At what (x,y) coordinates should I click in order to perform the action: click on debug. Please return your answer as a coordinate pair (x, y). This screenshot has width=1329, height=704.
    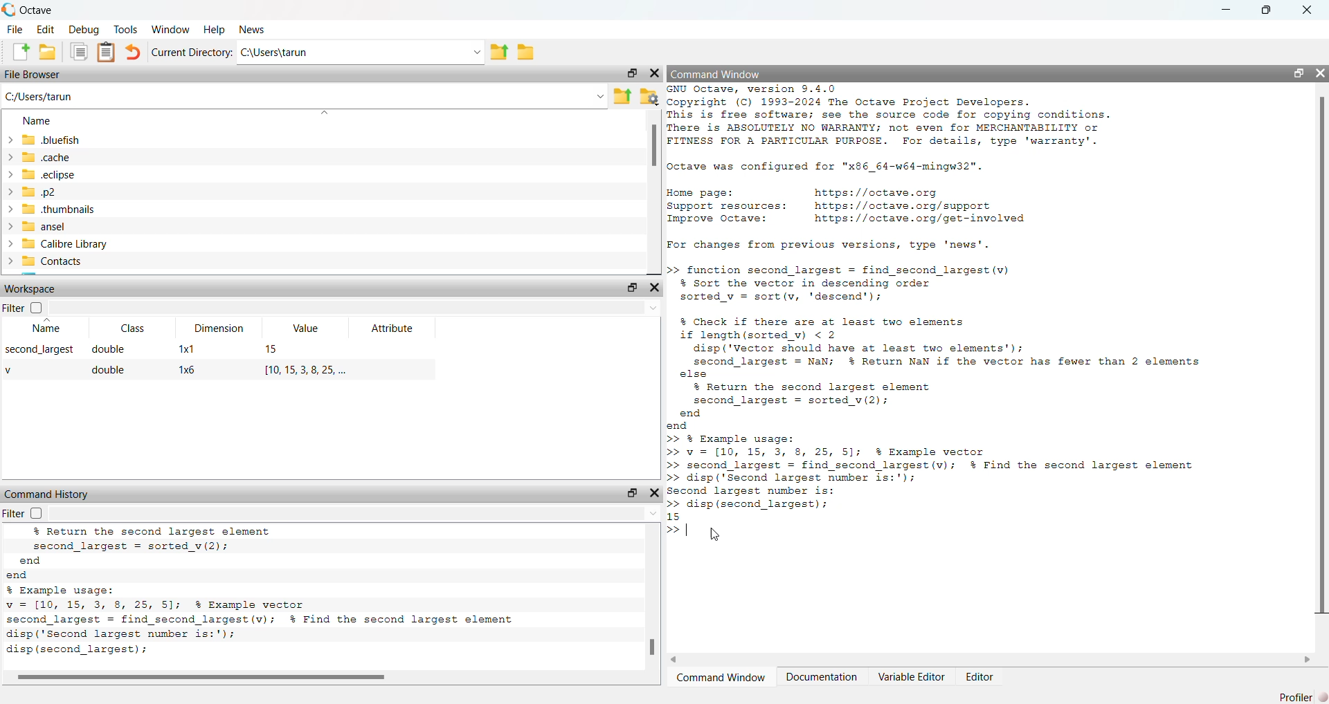
    Looking at the image, I should click on (82, 30).